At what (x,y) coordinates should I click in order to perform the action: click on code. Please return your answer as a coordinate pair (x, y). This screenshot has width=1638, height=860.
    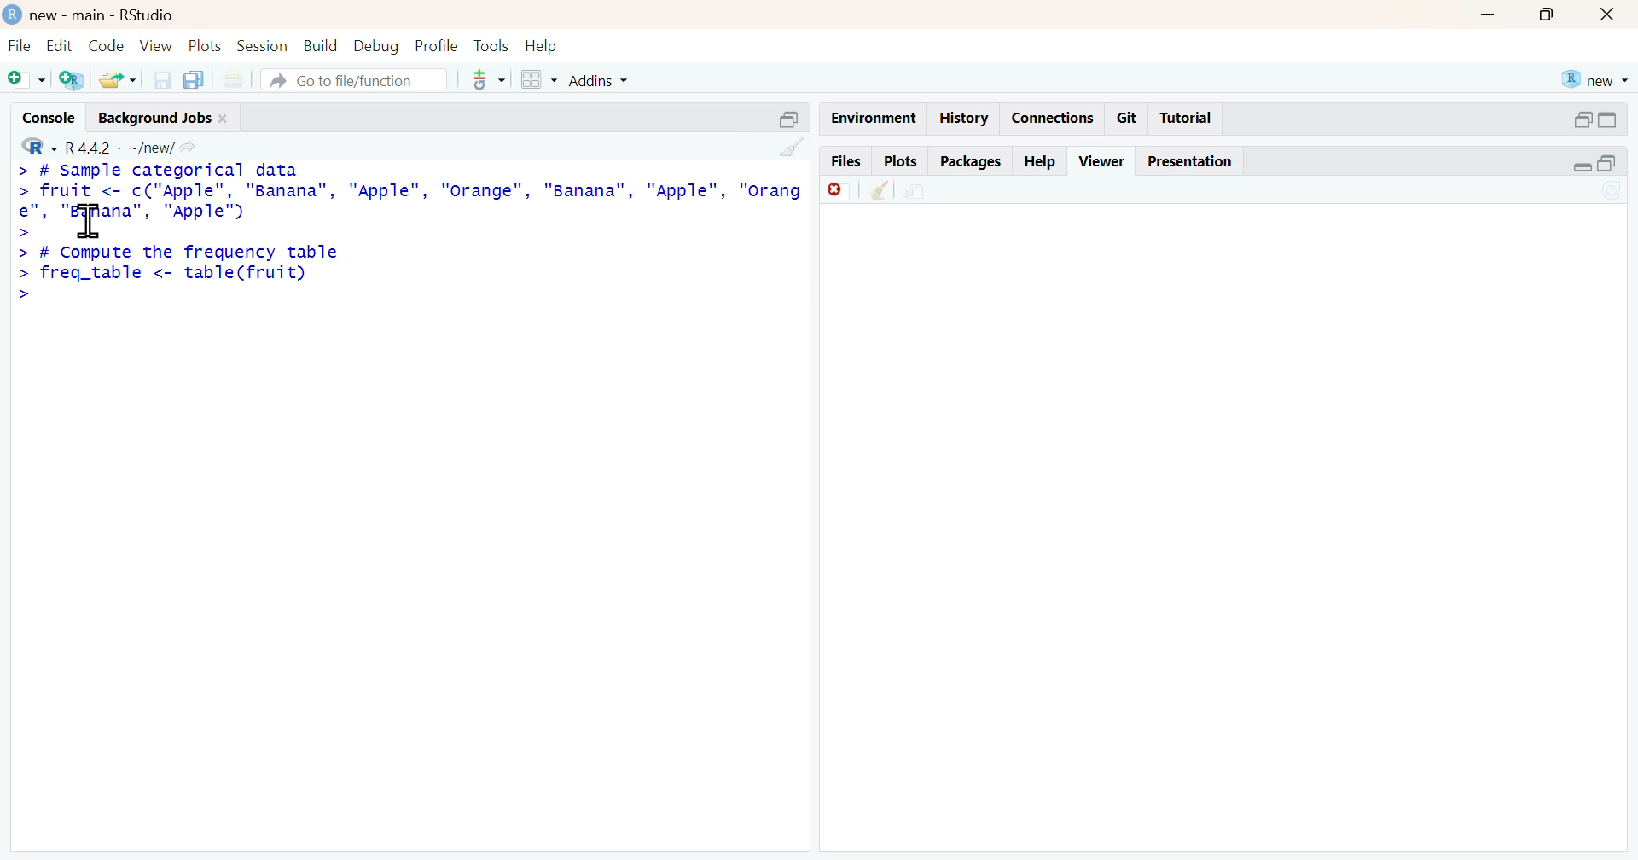
    Looking at the image, I should click on (110, 47).